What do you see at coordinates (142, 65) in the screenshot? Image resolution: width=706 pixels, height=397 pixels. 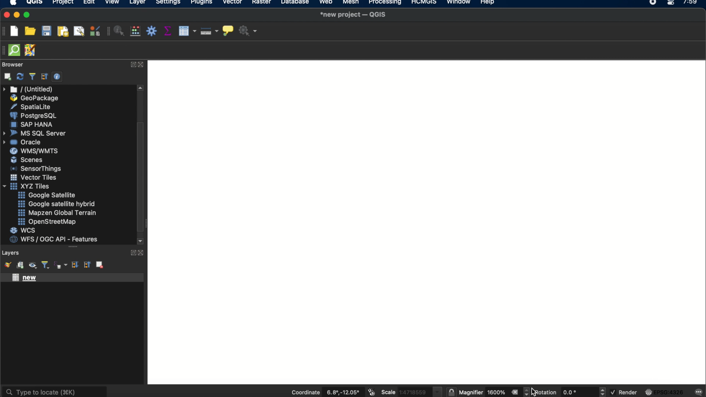 I see `contract` at bounding box center [142, 65].